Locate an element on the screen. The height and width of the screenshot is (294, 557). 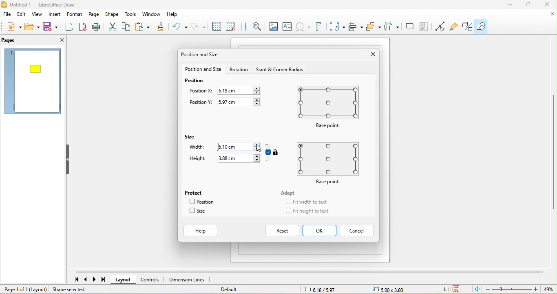
cancel is located at coordinates (356, 230).